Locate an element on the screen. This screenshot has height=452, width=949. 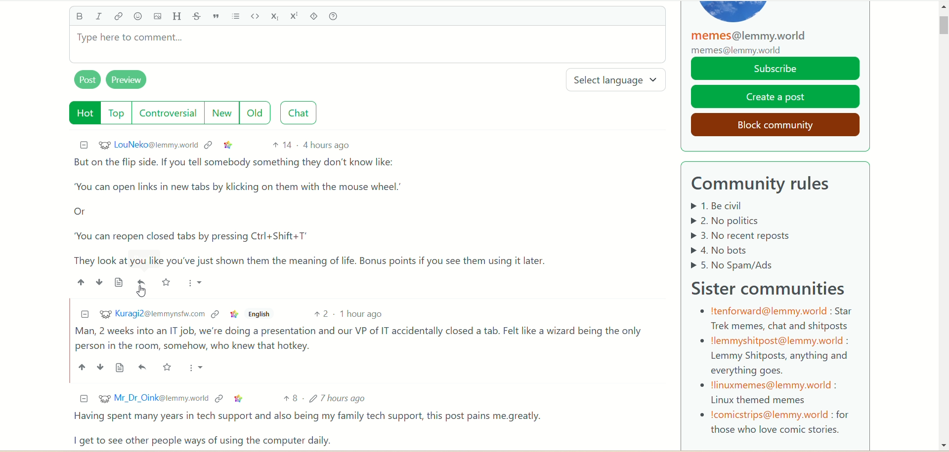
link is located at coordinates (233, 314).